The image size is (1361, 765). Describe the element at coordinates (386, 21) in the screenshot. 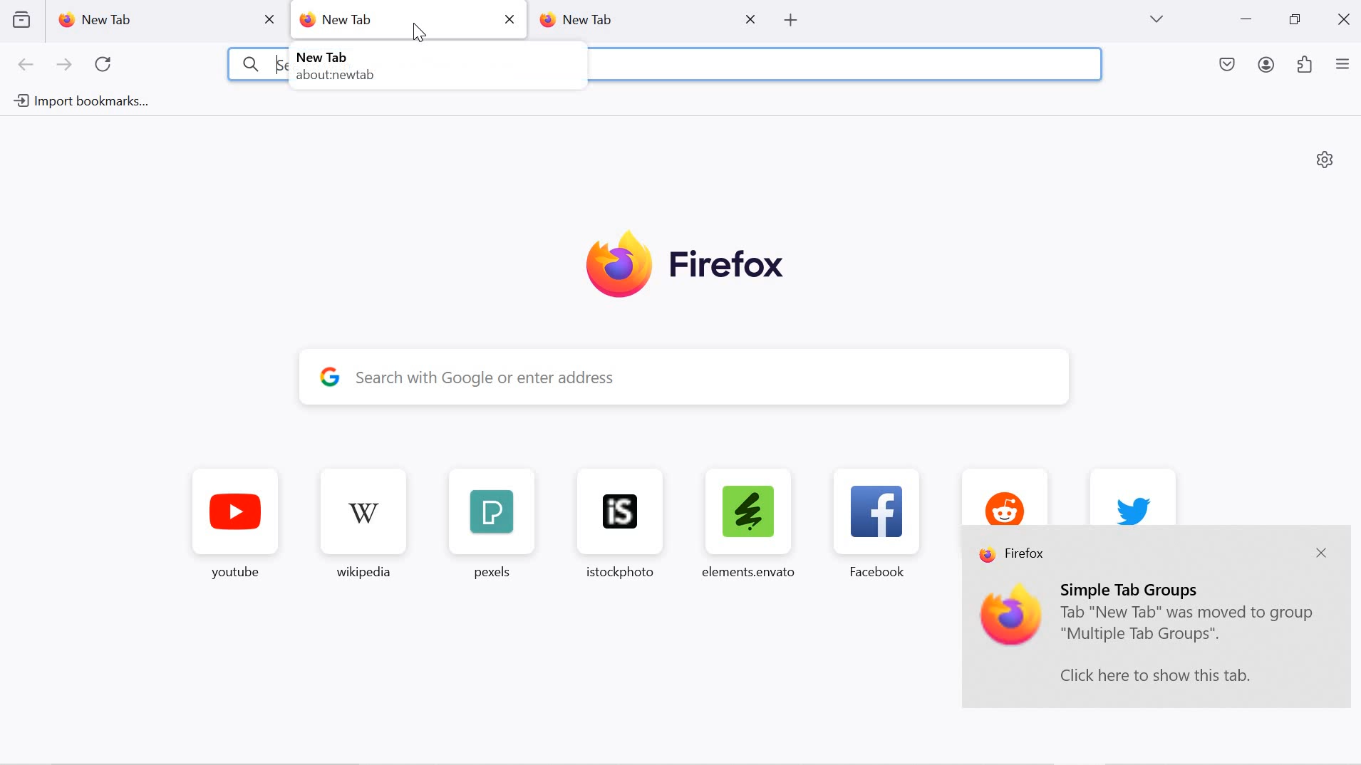

I see `new tab` at that location.